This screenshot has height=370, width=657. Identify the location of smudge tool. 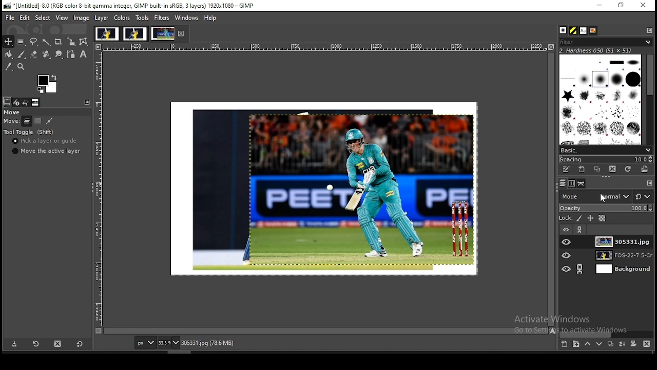
(59, 54).